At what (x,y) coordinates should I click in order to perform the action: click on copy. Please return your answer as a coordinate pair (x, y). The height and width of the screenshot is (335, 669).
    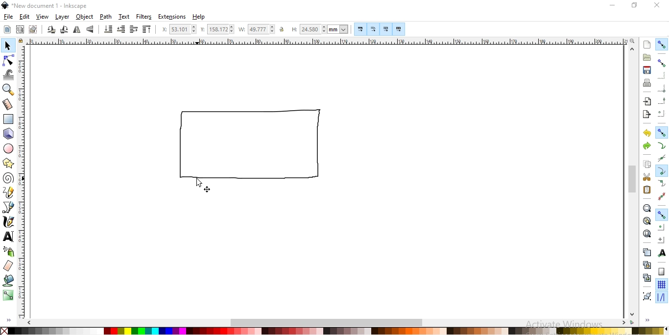
    Looking at the image, I should click on (647, 165).